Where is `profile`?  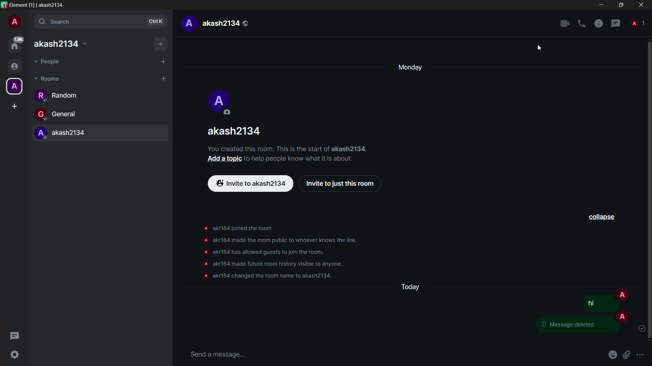 profile is located at coordinates (204, 277).